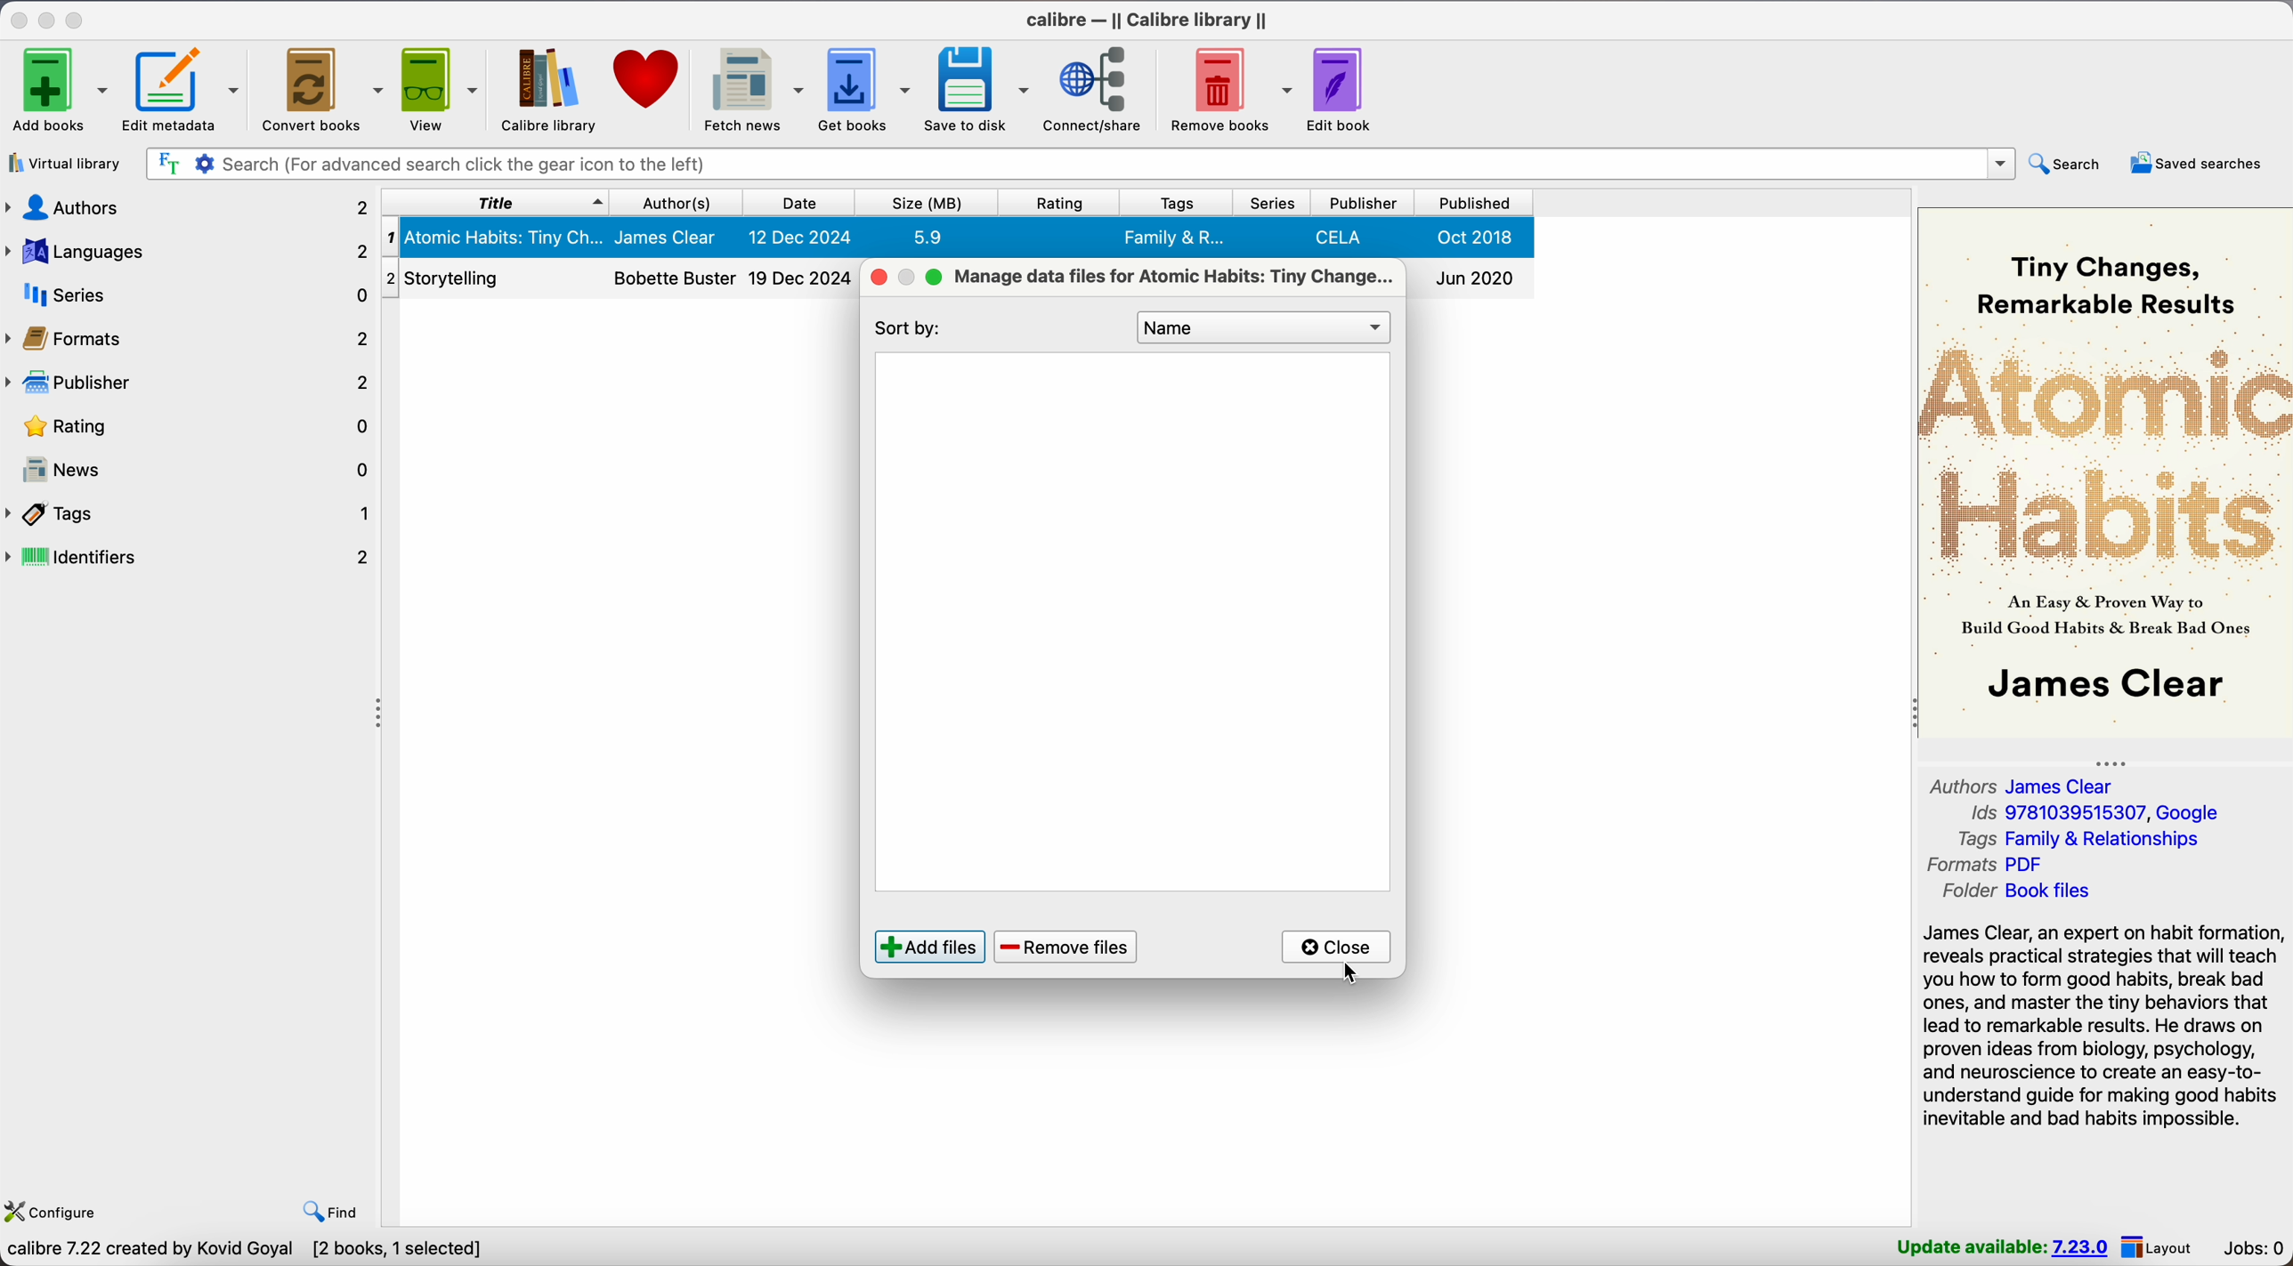 This screenshot has width=2293, height=1266. I want to click on fetch news, so click(749, 88).